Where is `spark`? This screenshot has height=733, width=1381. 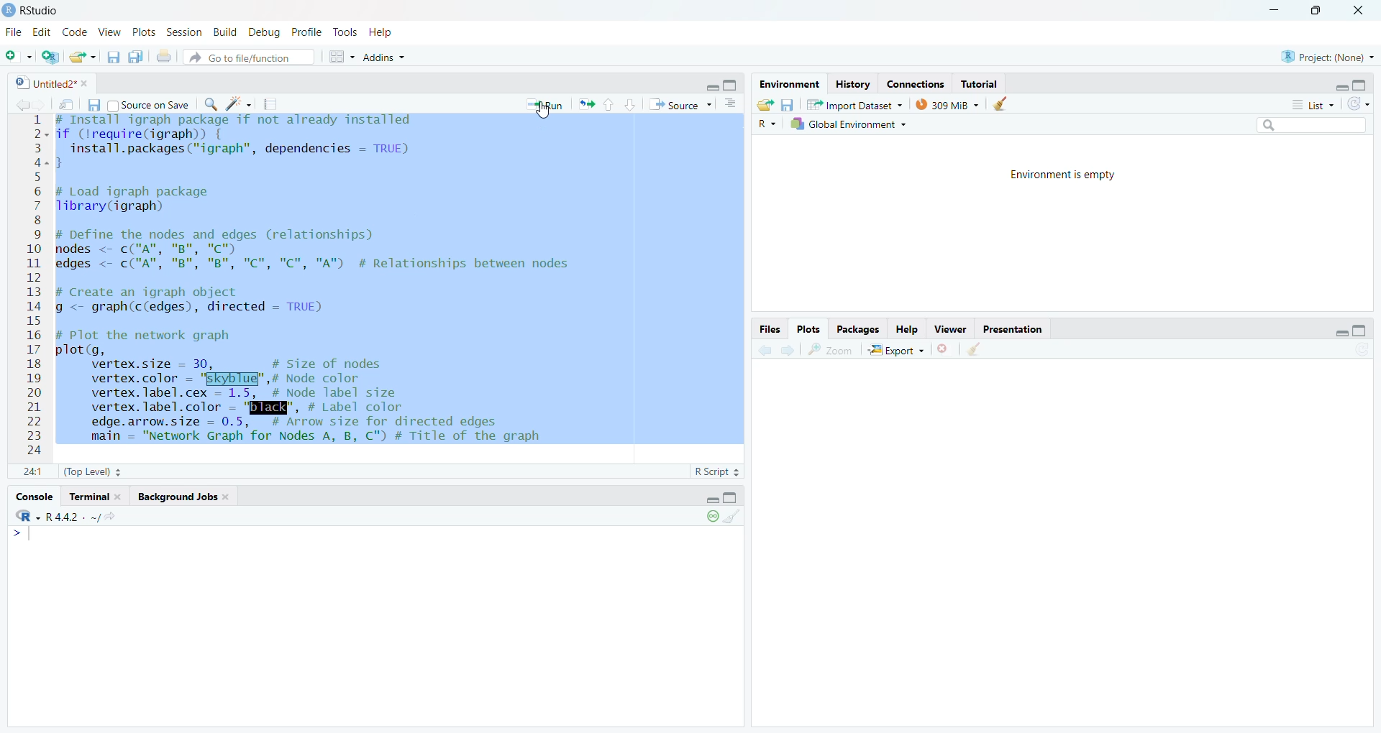
spark is located at coordinates (241, 104).